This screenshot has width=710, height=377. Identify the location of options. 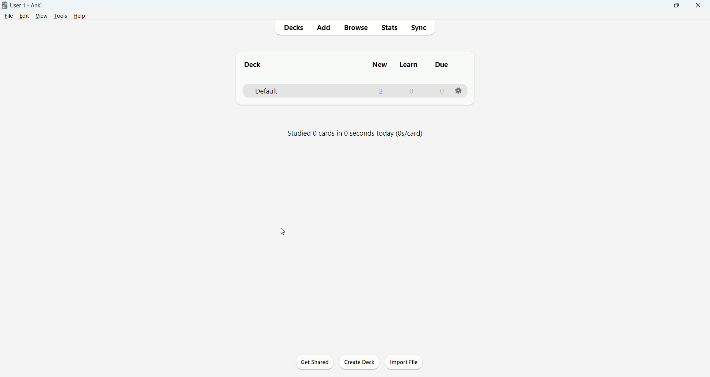
(460, 91).